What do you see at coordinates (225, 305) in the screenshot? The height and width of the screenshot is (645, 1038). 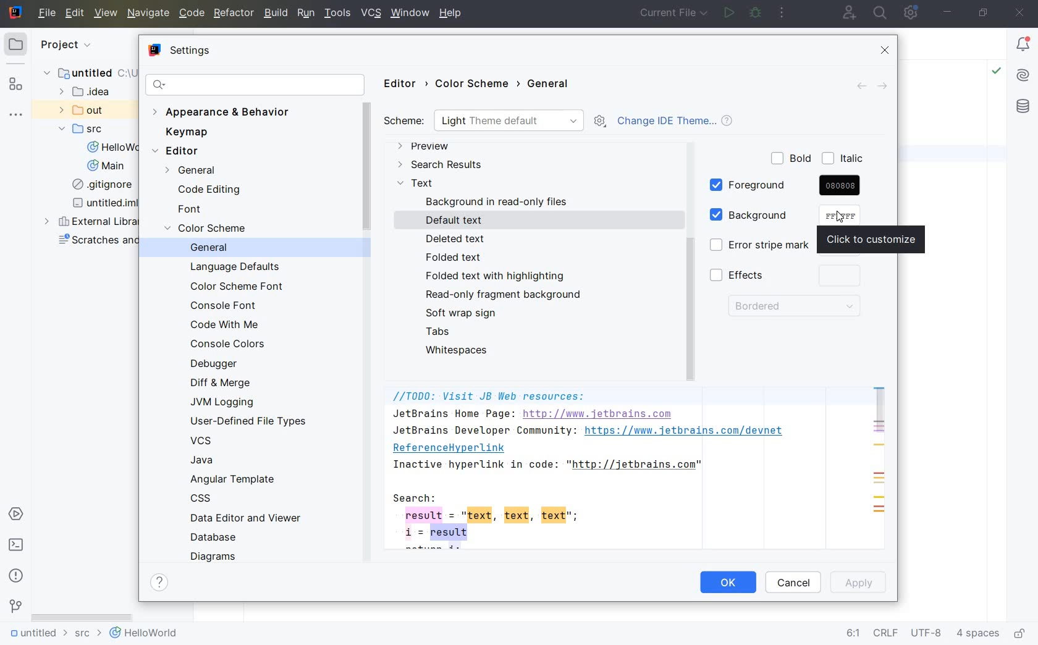 I see `CONSOLE FONT` at bounding box center [225, 305].